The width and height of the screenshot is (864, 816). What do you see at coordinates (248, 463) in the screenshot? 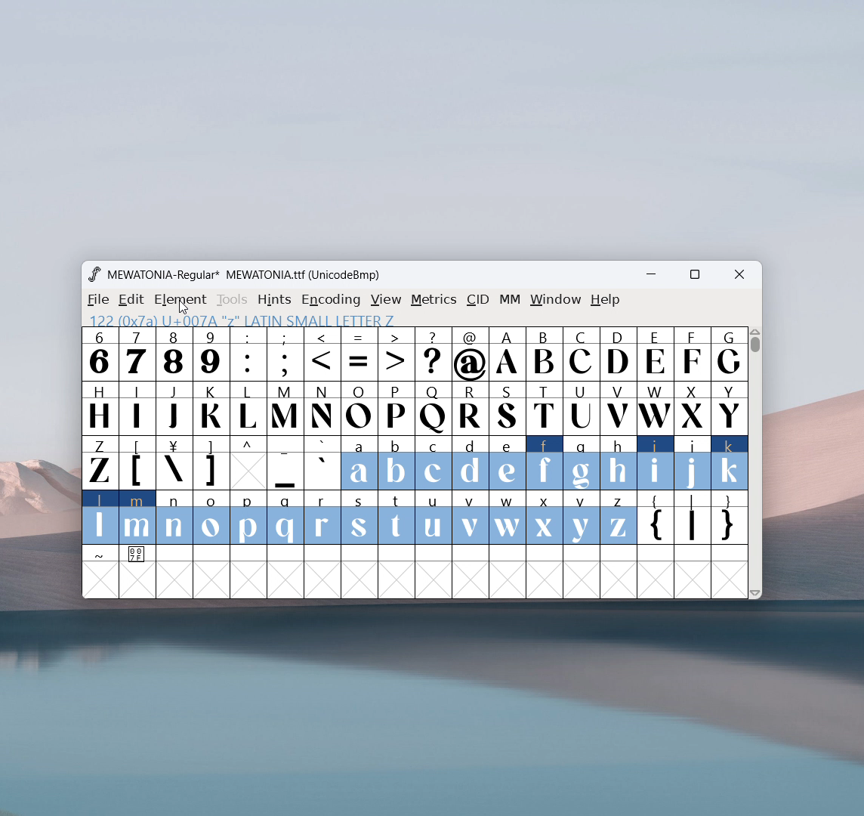
I see `^` at bounding box center [248, 463].